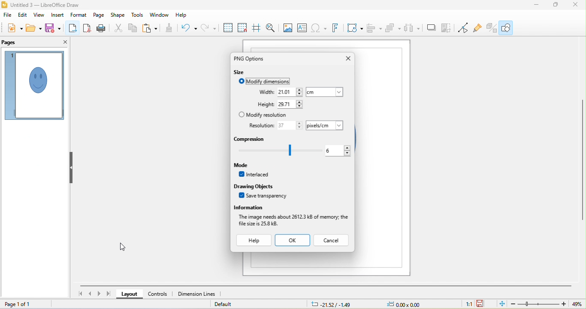 The image size is (586, 309). Describe the element at coordinates (241, 72) in the screenshot. I see `size` at that location.